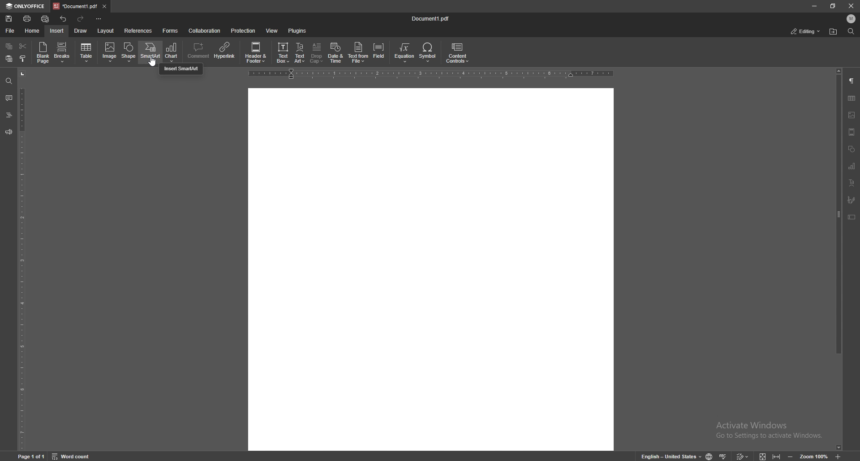  What do you see at coordinates (429, 52) in the screenshot?
I see `symbol` at bounding box center [429, 52].